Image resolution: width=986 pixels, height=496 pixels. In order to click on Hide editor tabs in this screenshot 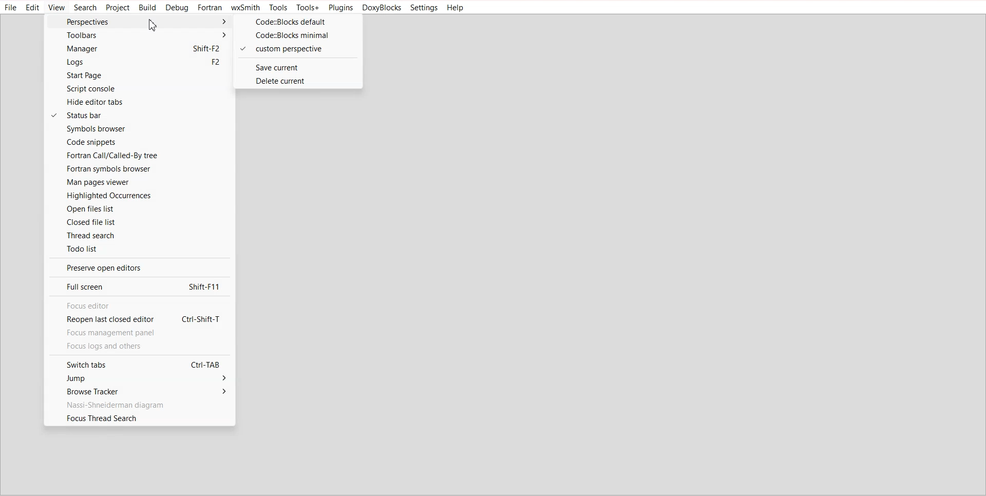, I will do `click(139, 102)`.